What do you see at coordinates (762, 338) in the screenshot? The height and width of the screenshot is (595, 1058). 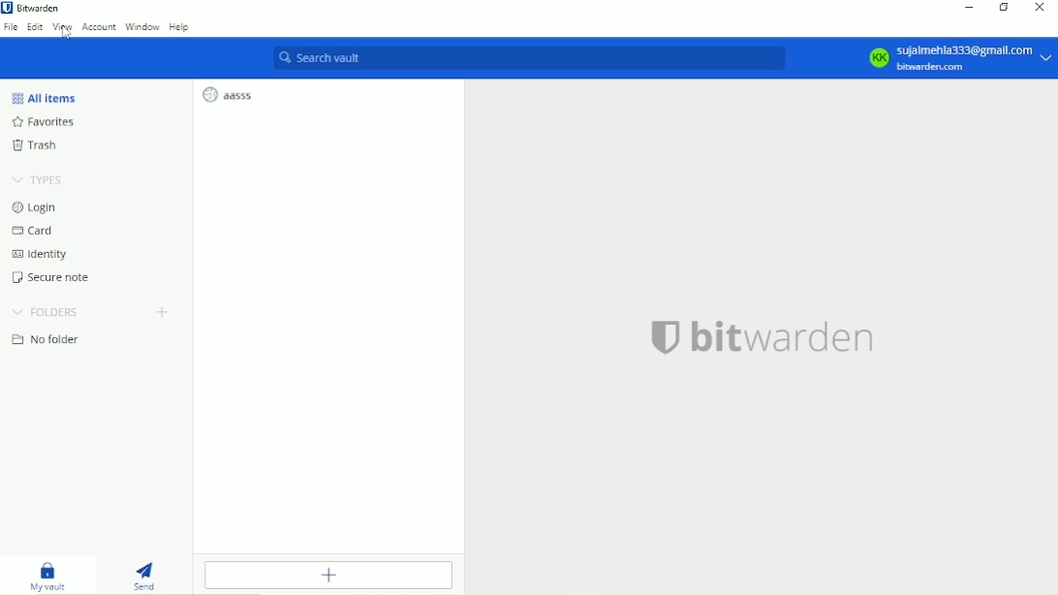 I see `bitwarden` at bounding box center [762, 338].